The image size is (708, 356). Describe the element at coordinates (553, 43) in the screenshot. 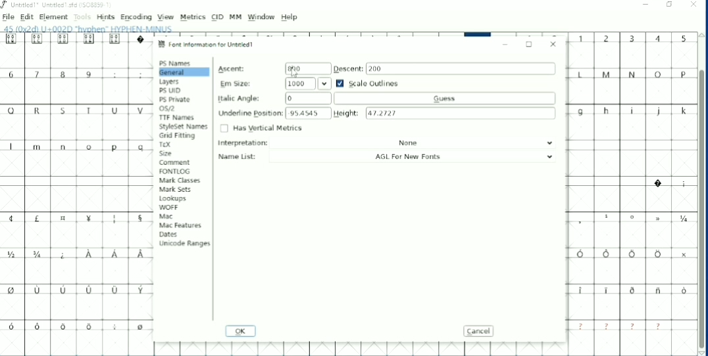

I see `Close` at that location.